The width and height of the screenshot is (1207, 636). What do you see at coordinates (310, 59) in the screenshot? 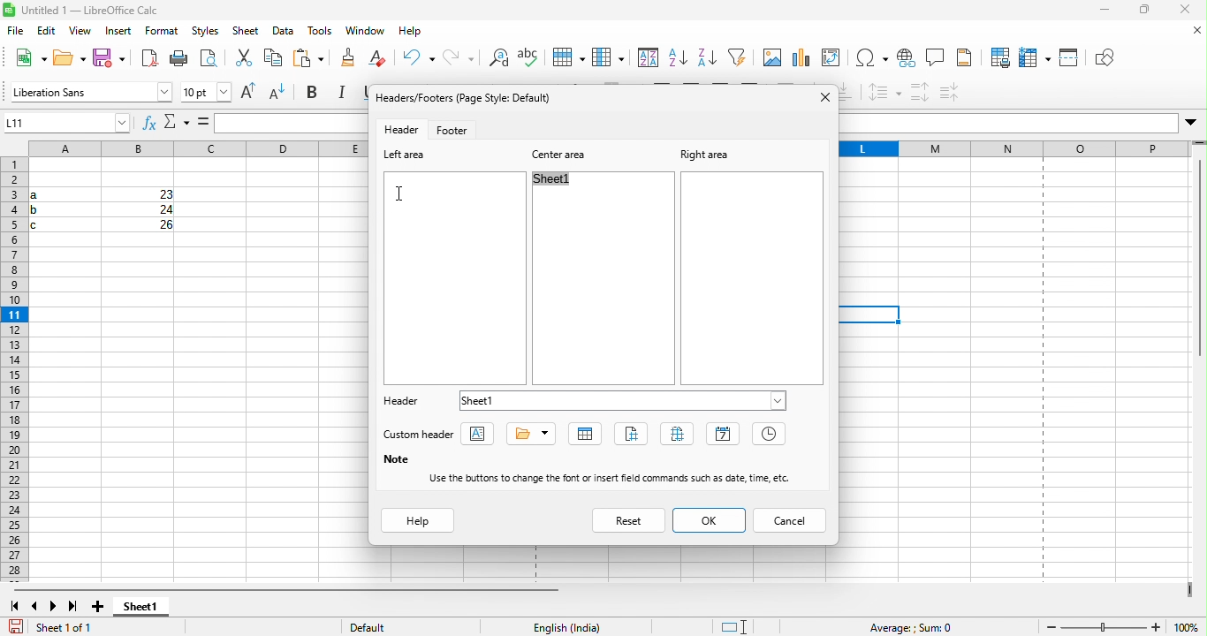
I see `clone formatting` at bounding box center [310, 59].